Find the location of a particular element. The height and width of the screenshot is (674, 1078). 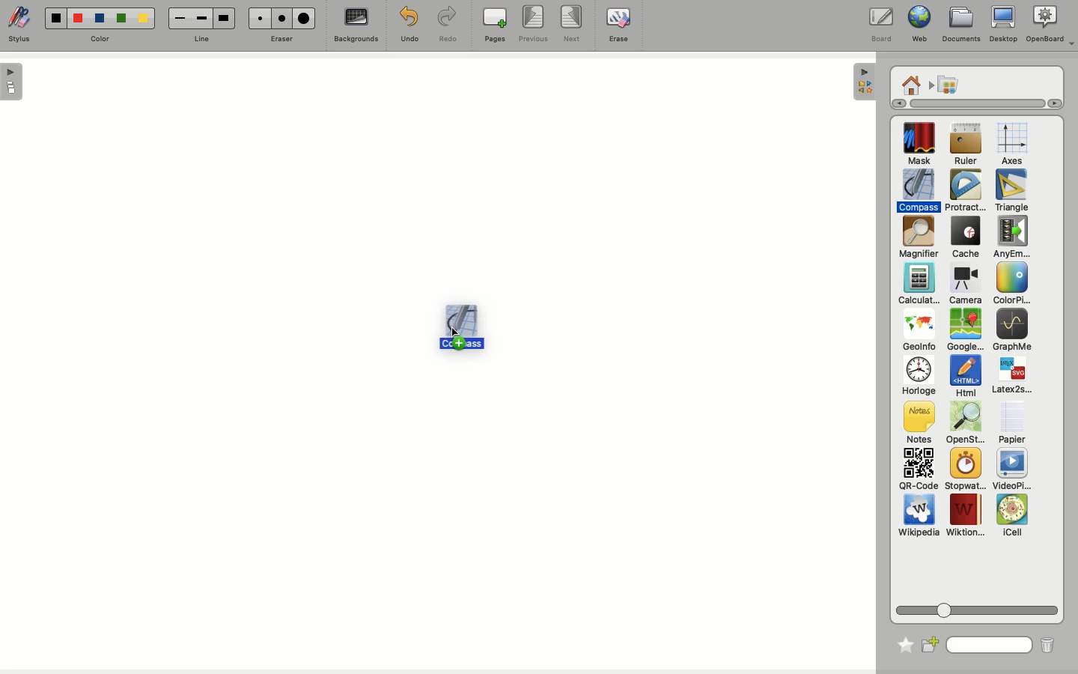

line2 is located at coordinates (201, 18).